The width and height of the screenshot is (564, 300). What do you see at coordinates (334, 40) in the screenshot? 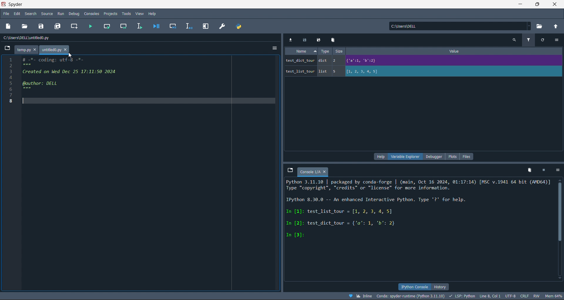
I see `remove variable` at bounding box center [334, 40].